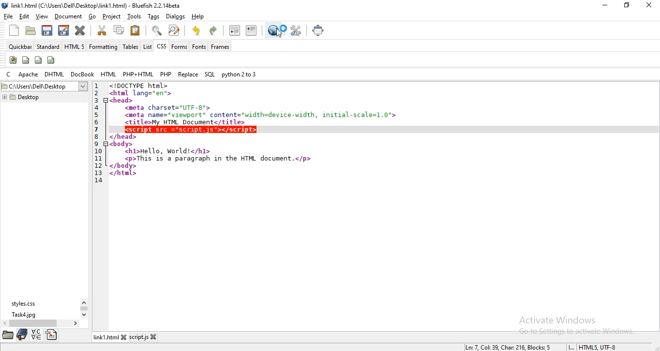  Describe the element at coordinates (648, 5) in the screenshot. I see `close` at that location.